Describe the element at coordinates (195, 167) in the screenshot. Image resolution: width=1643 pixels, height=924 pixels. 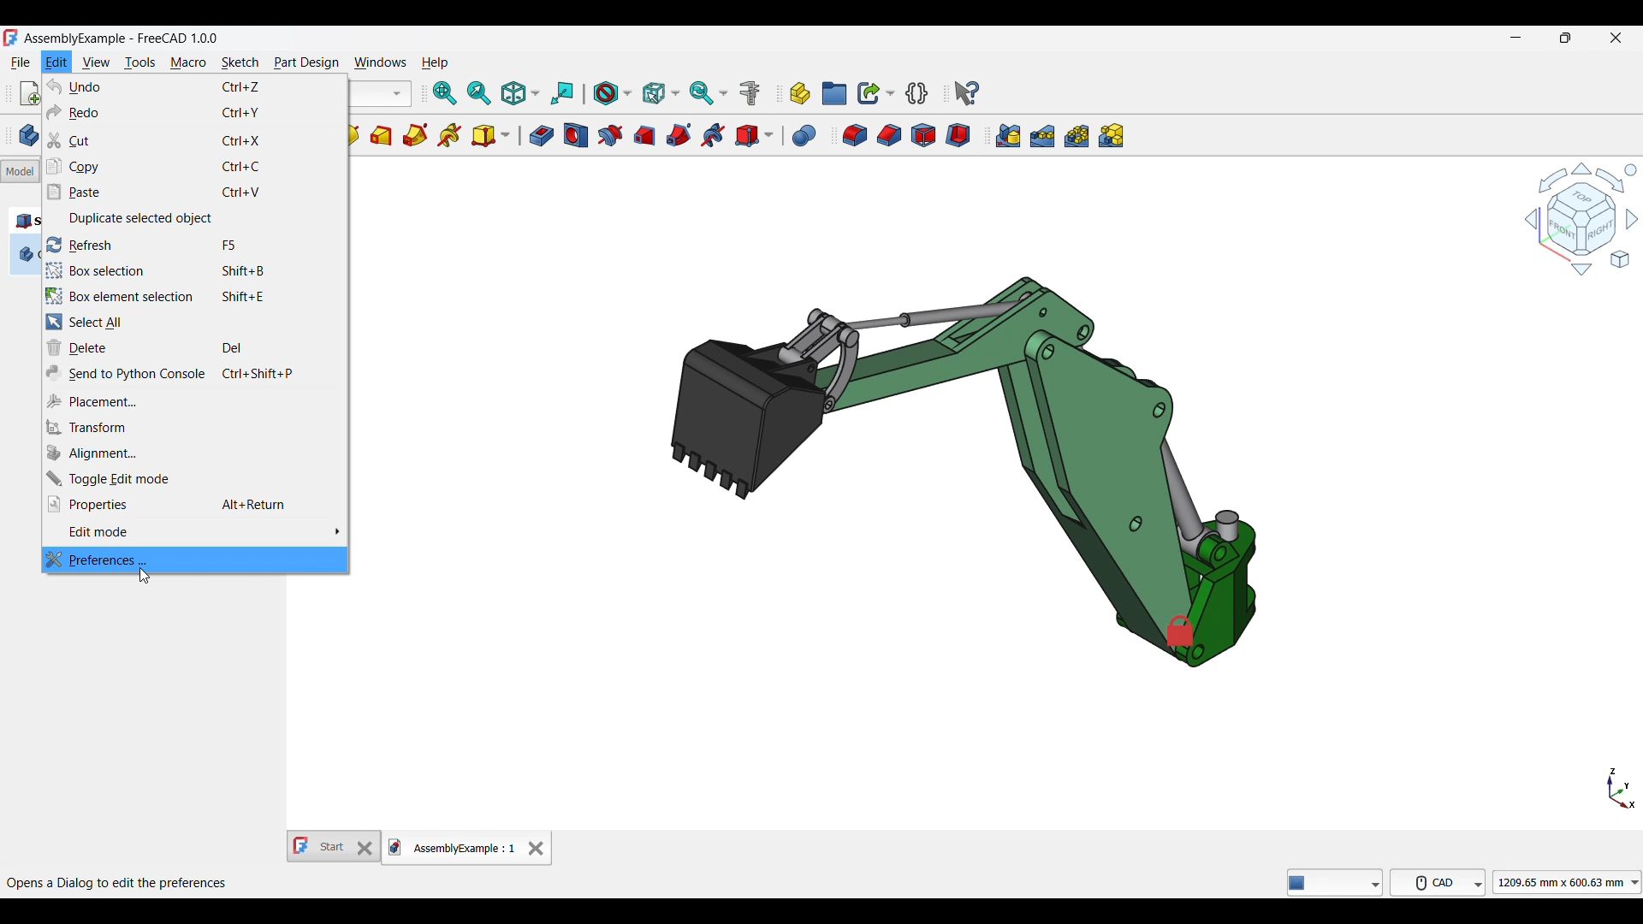
I see `Copy` at that location.